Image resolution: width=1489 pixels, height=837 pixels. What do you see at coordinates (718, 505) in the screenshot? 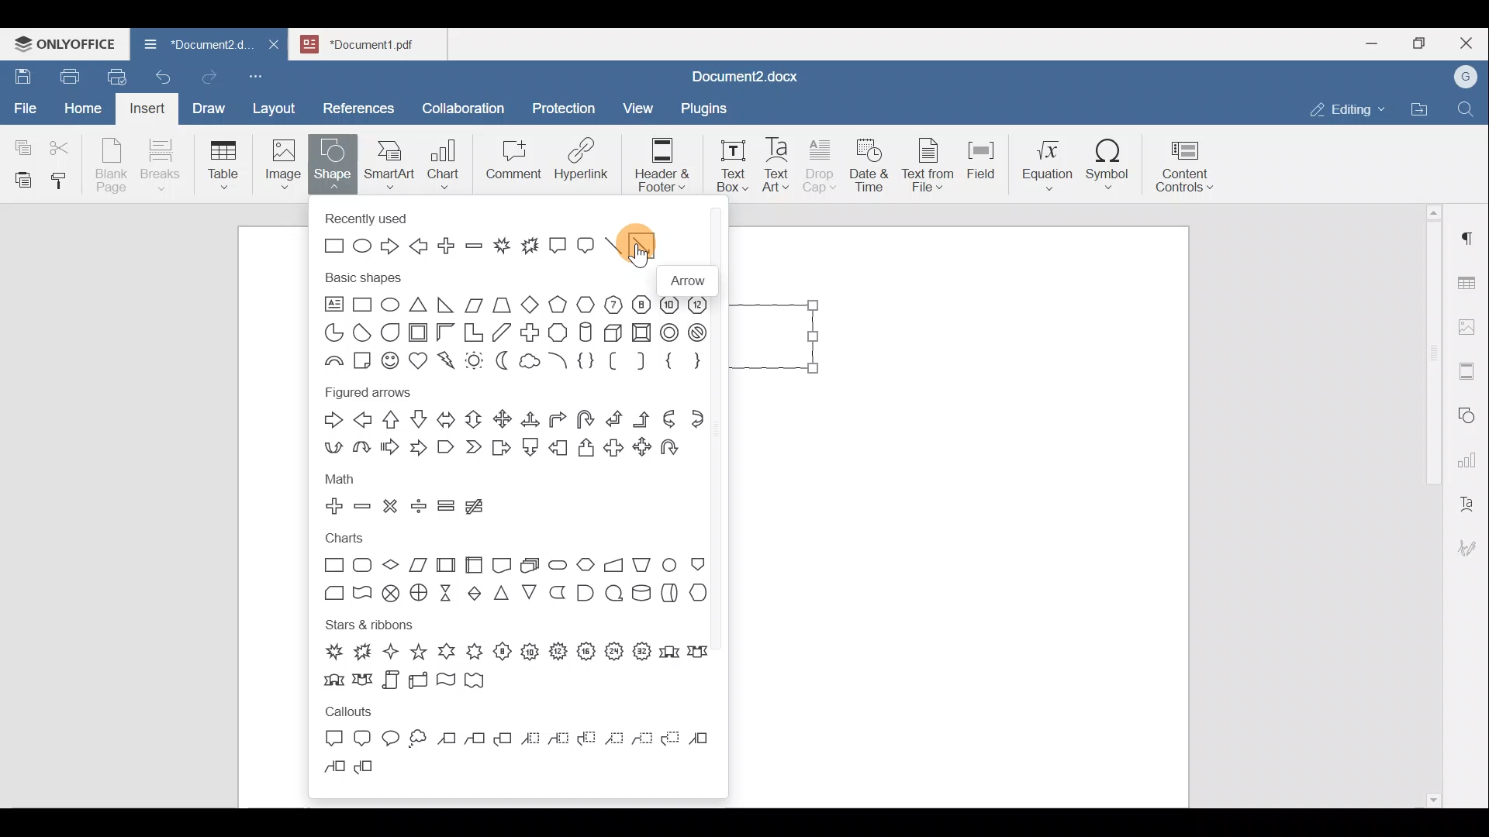
I see `Scroll bar` at bounding box center [718, 505].